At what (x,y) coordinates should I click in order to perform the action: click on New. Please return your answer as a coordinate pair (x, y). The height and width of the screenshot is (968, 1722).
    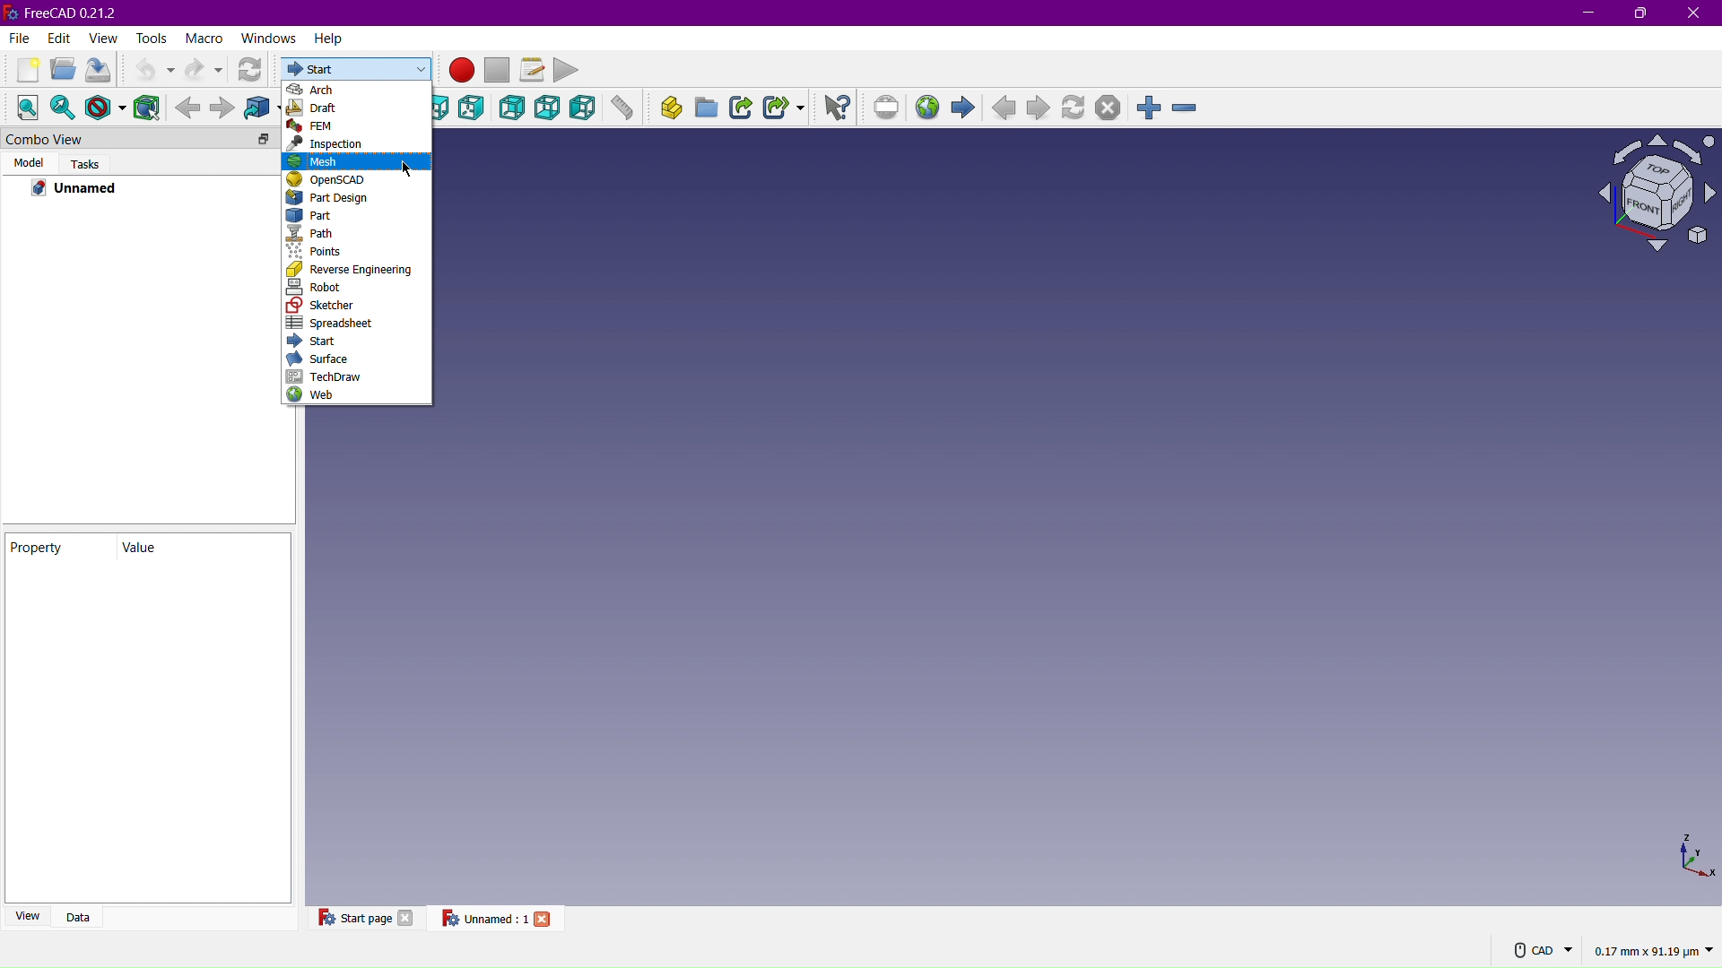
    Looking at the image, I should click on (21, 70).